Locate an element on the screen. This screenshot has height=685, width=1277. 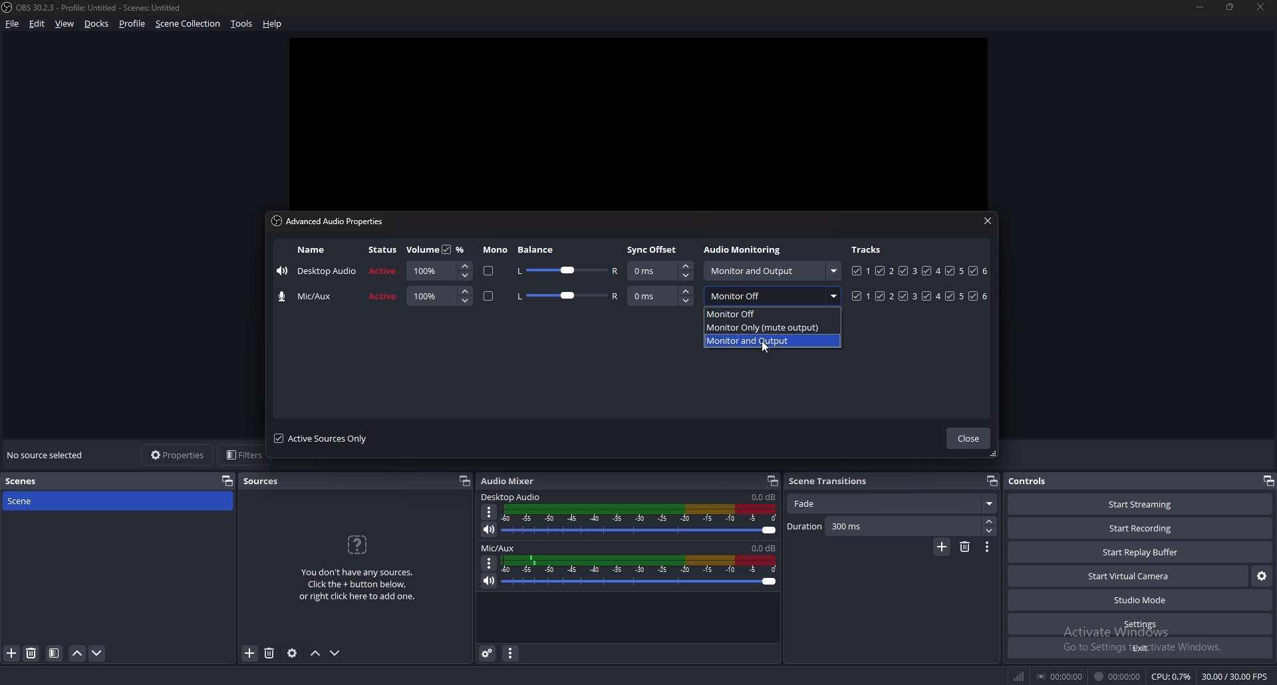
audio mixer properties is located at coordinates (511, 654).